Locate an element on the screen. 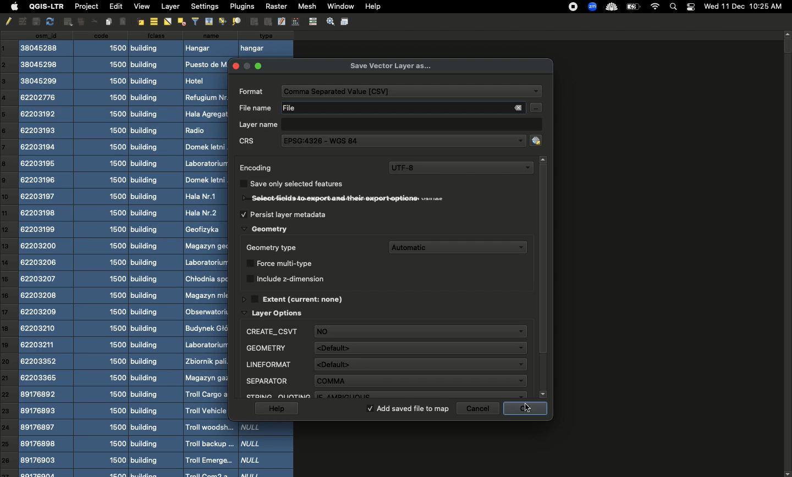 The image size is (792, 477). Align Left is located at coordinates (124, 21).